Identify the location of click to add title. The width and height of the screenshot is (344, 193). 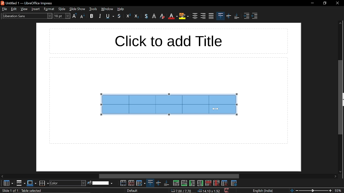
(168, 41).